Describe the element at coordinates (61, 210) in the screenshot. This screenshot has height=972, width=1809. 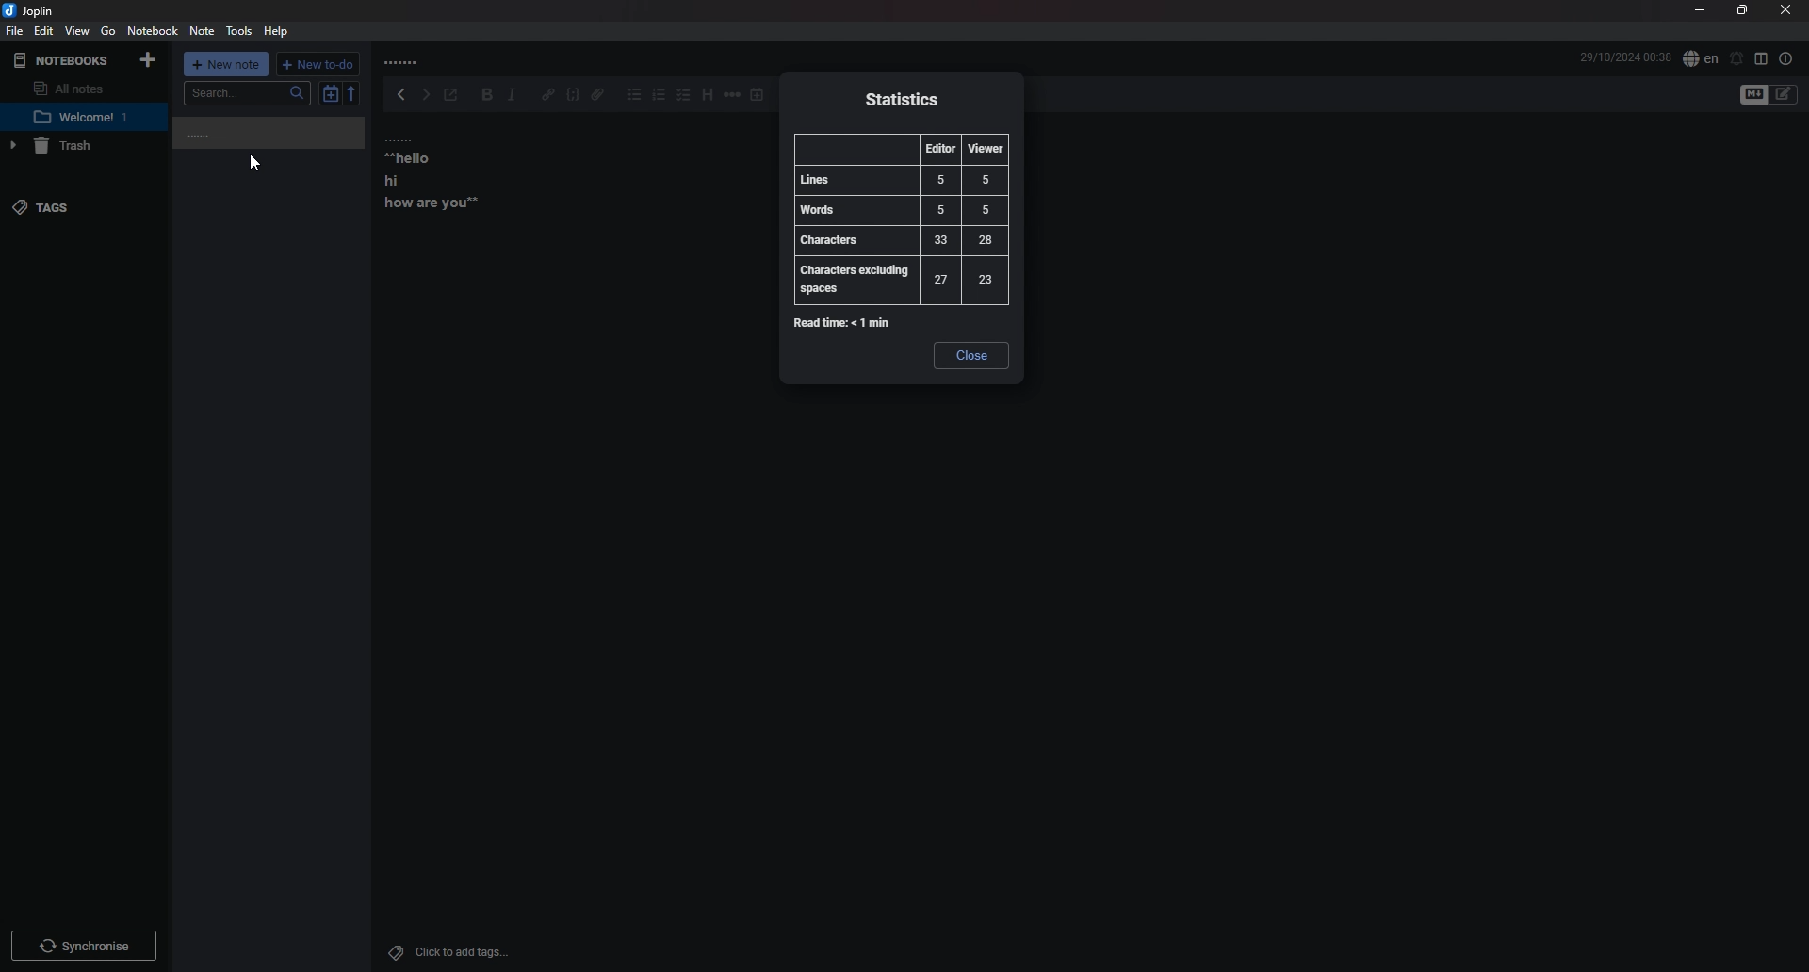
I see `tags` at that location.